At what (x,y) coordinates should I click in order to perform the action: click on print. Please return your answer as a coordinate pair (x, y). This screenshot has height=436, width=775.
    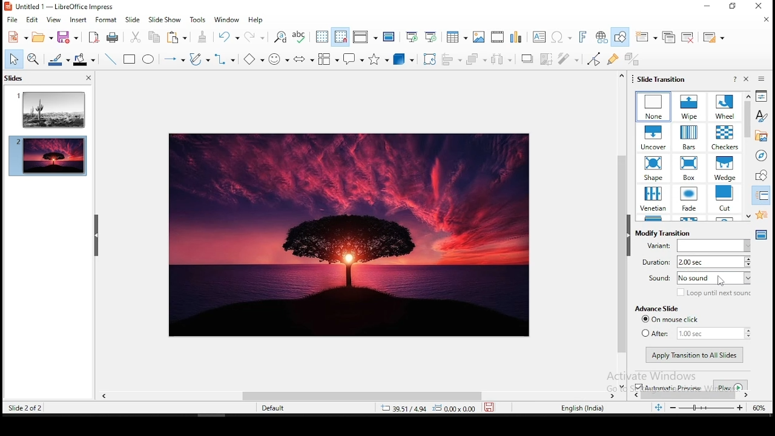
    Looking at the image, I should click on (113, 37).